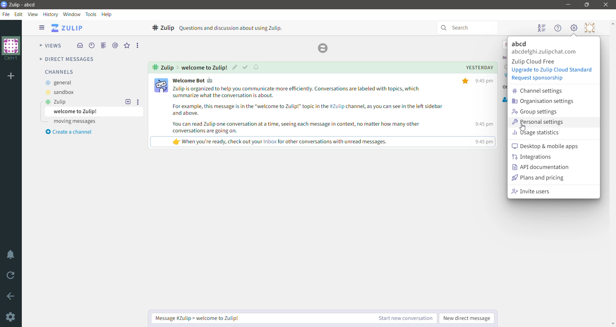  Describe the element at coordinates (138, 102) in the screenshot. I see `More options` at that location.